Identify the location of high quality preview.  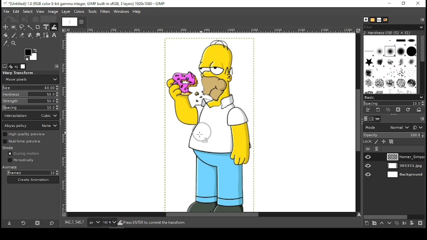
(31, 134).